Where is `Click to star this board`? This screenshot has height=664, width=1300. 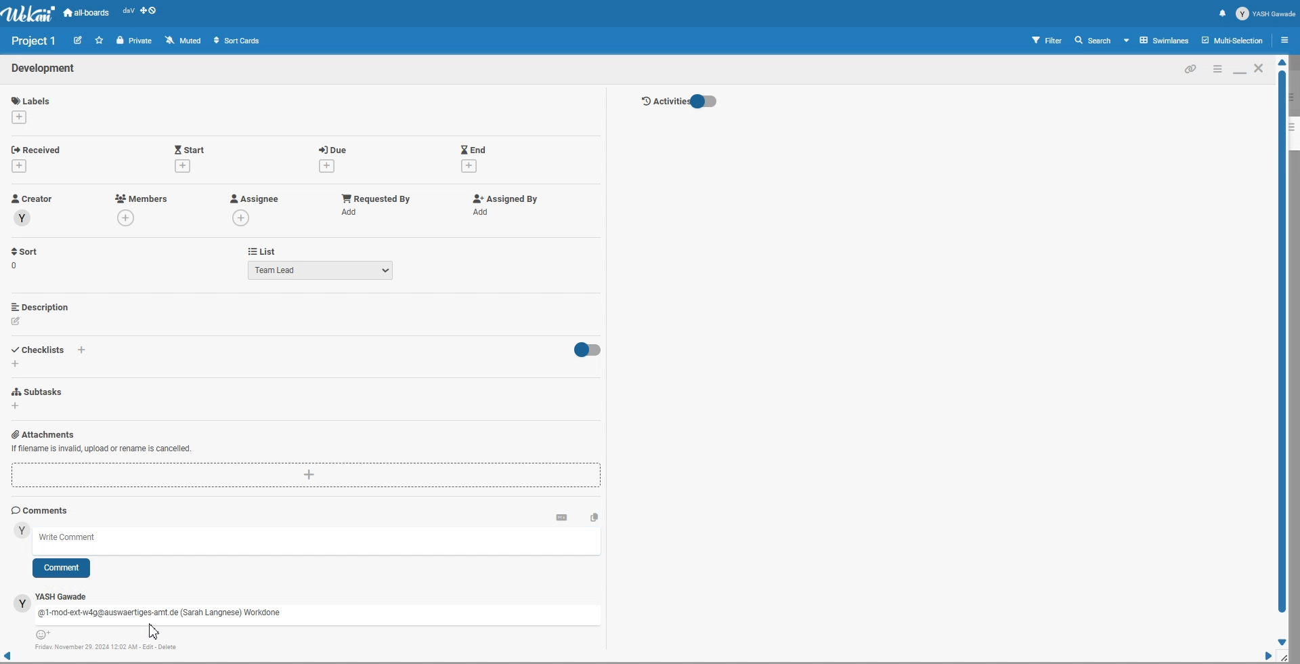
Click to star this board is located at coordinates (100, 40).